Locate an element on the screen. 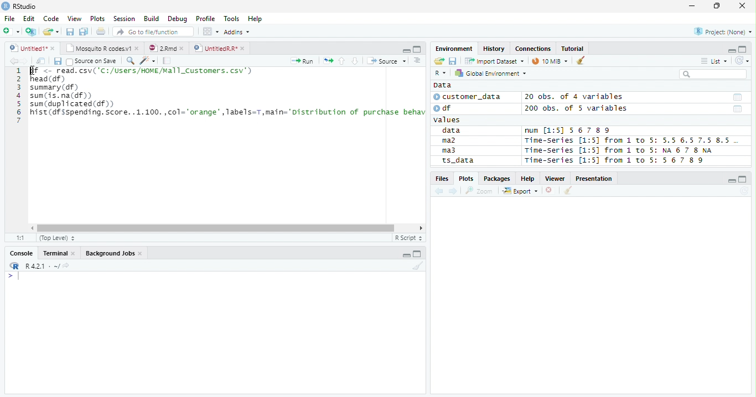  Show document outline is located at coordinates (416, 60).